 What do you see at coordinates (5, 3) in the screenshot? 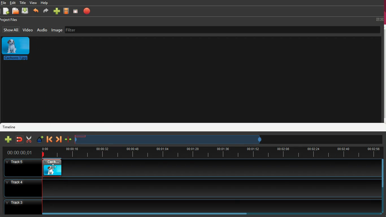
I see `` at bounding box center [5, 3].